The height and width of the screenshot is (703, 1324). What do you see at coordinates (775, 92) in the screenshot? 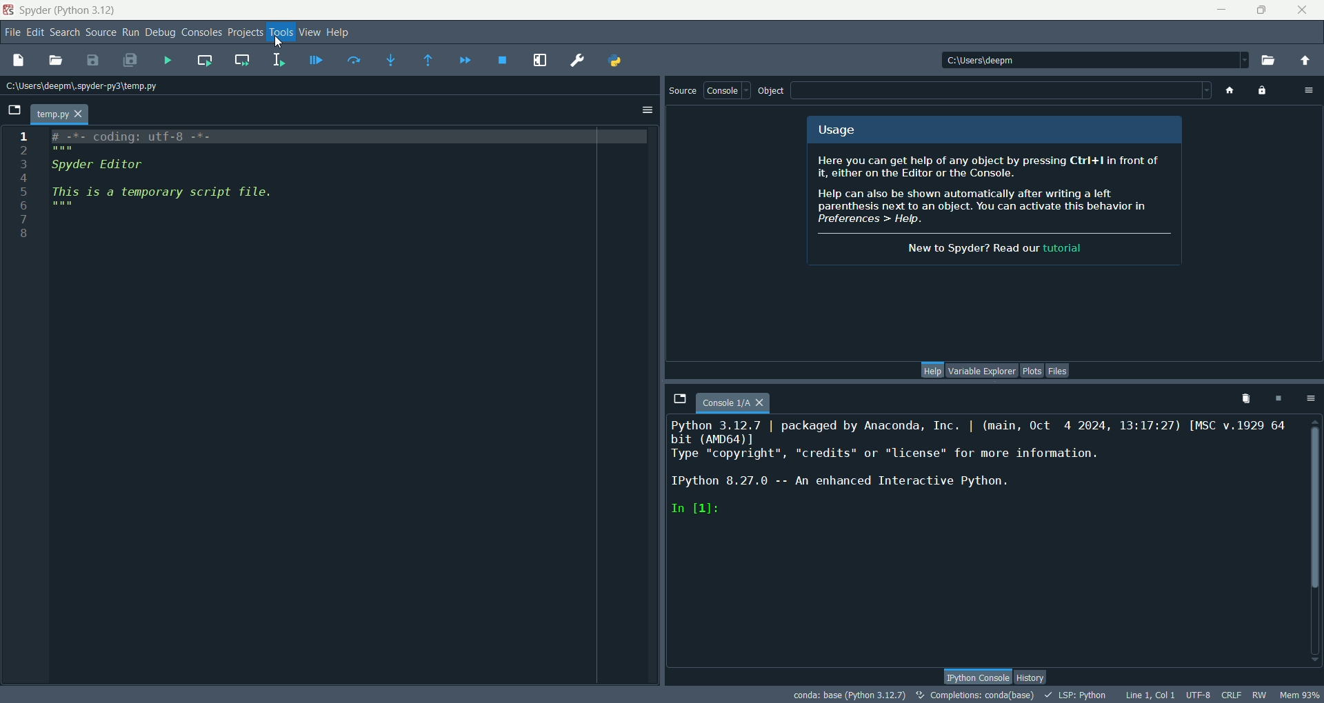
I see `object` at bounding box center [775, 92].